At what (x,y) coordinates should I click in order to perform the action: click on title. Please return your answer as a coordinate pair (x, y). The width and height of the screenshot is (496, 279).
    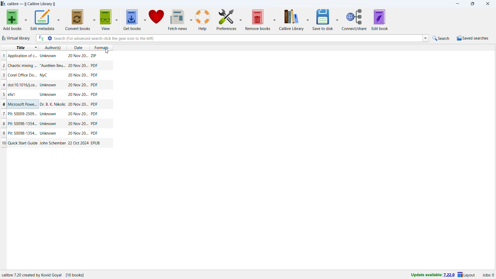
    Looking at the image, I should click on (23, 114).